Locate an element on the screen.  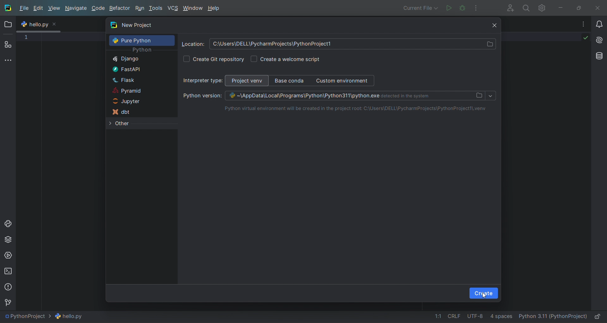
location is located at coordinates (193, 44).